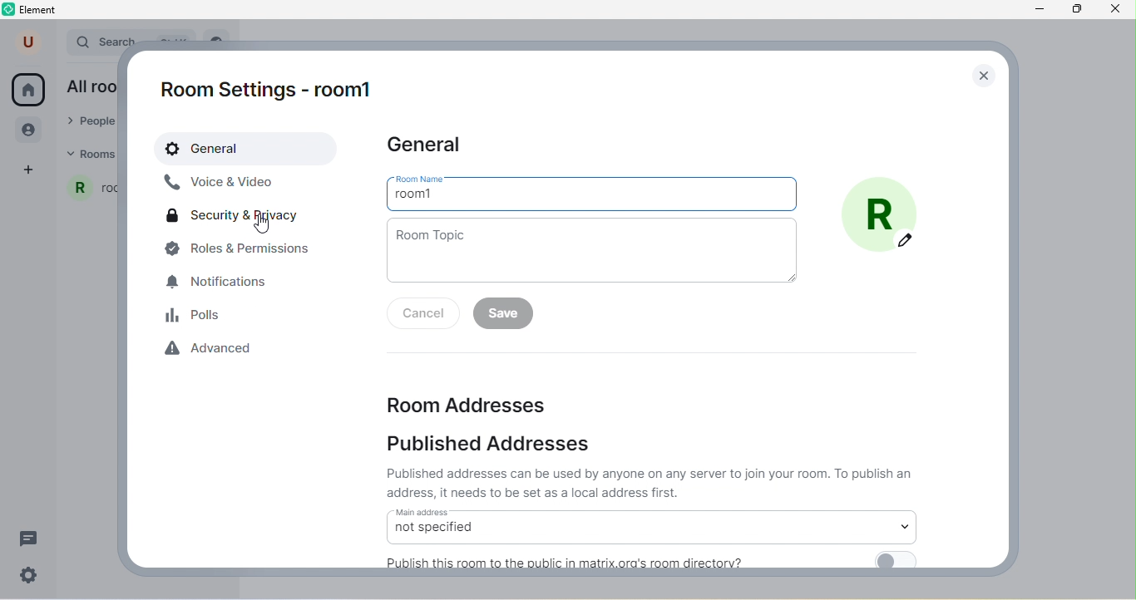  I want to click on quick settings, so click(34, 576).